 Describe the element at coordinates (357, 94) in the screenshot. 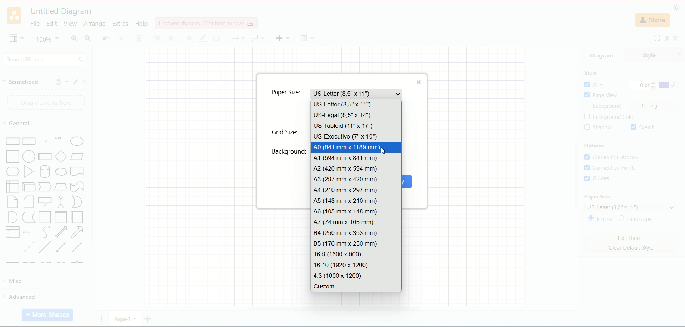

I see `US-letter` at that location.